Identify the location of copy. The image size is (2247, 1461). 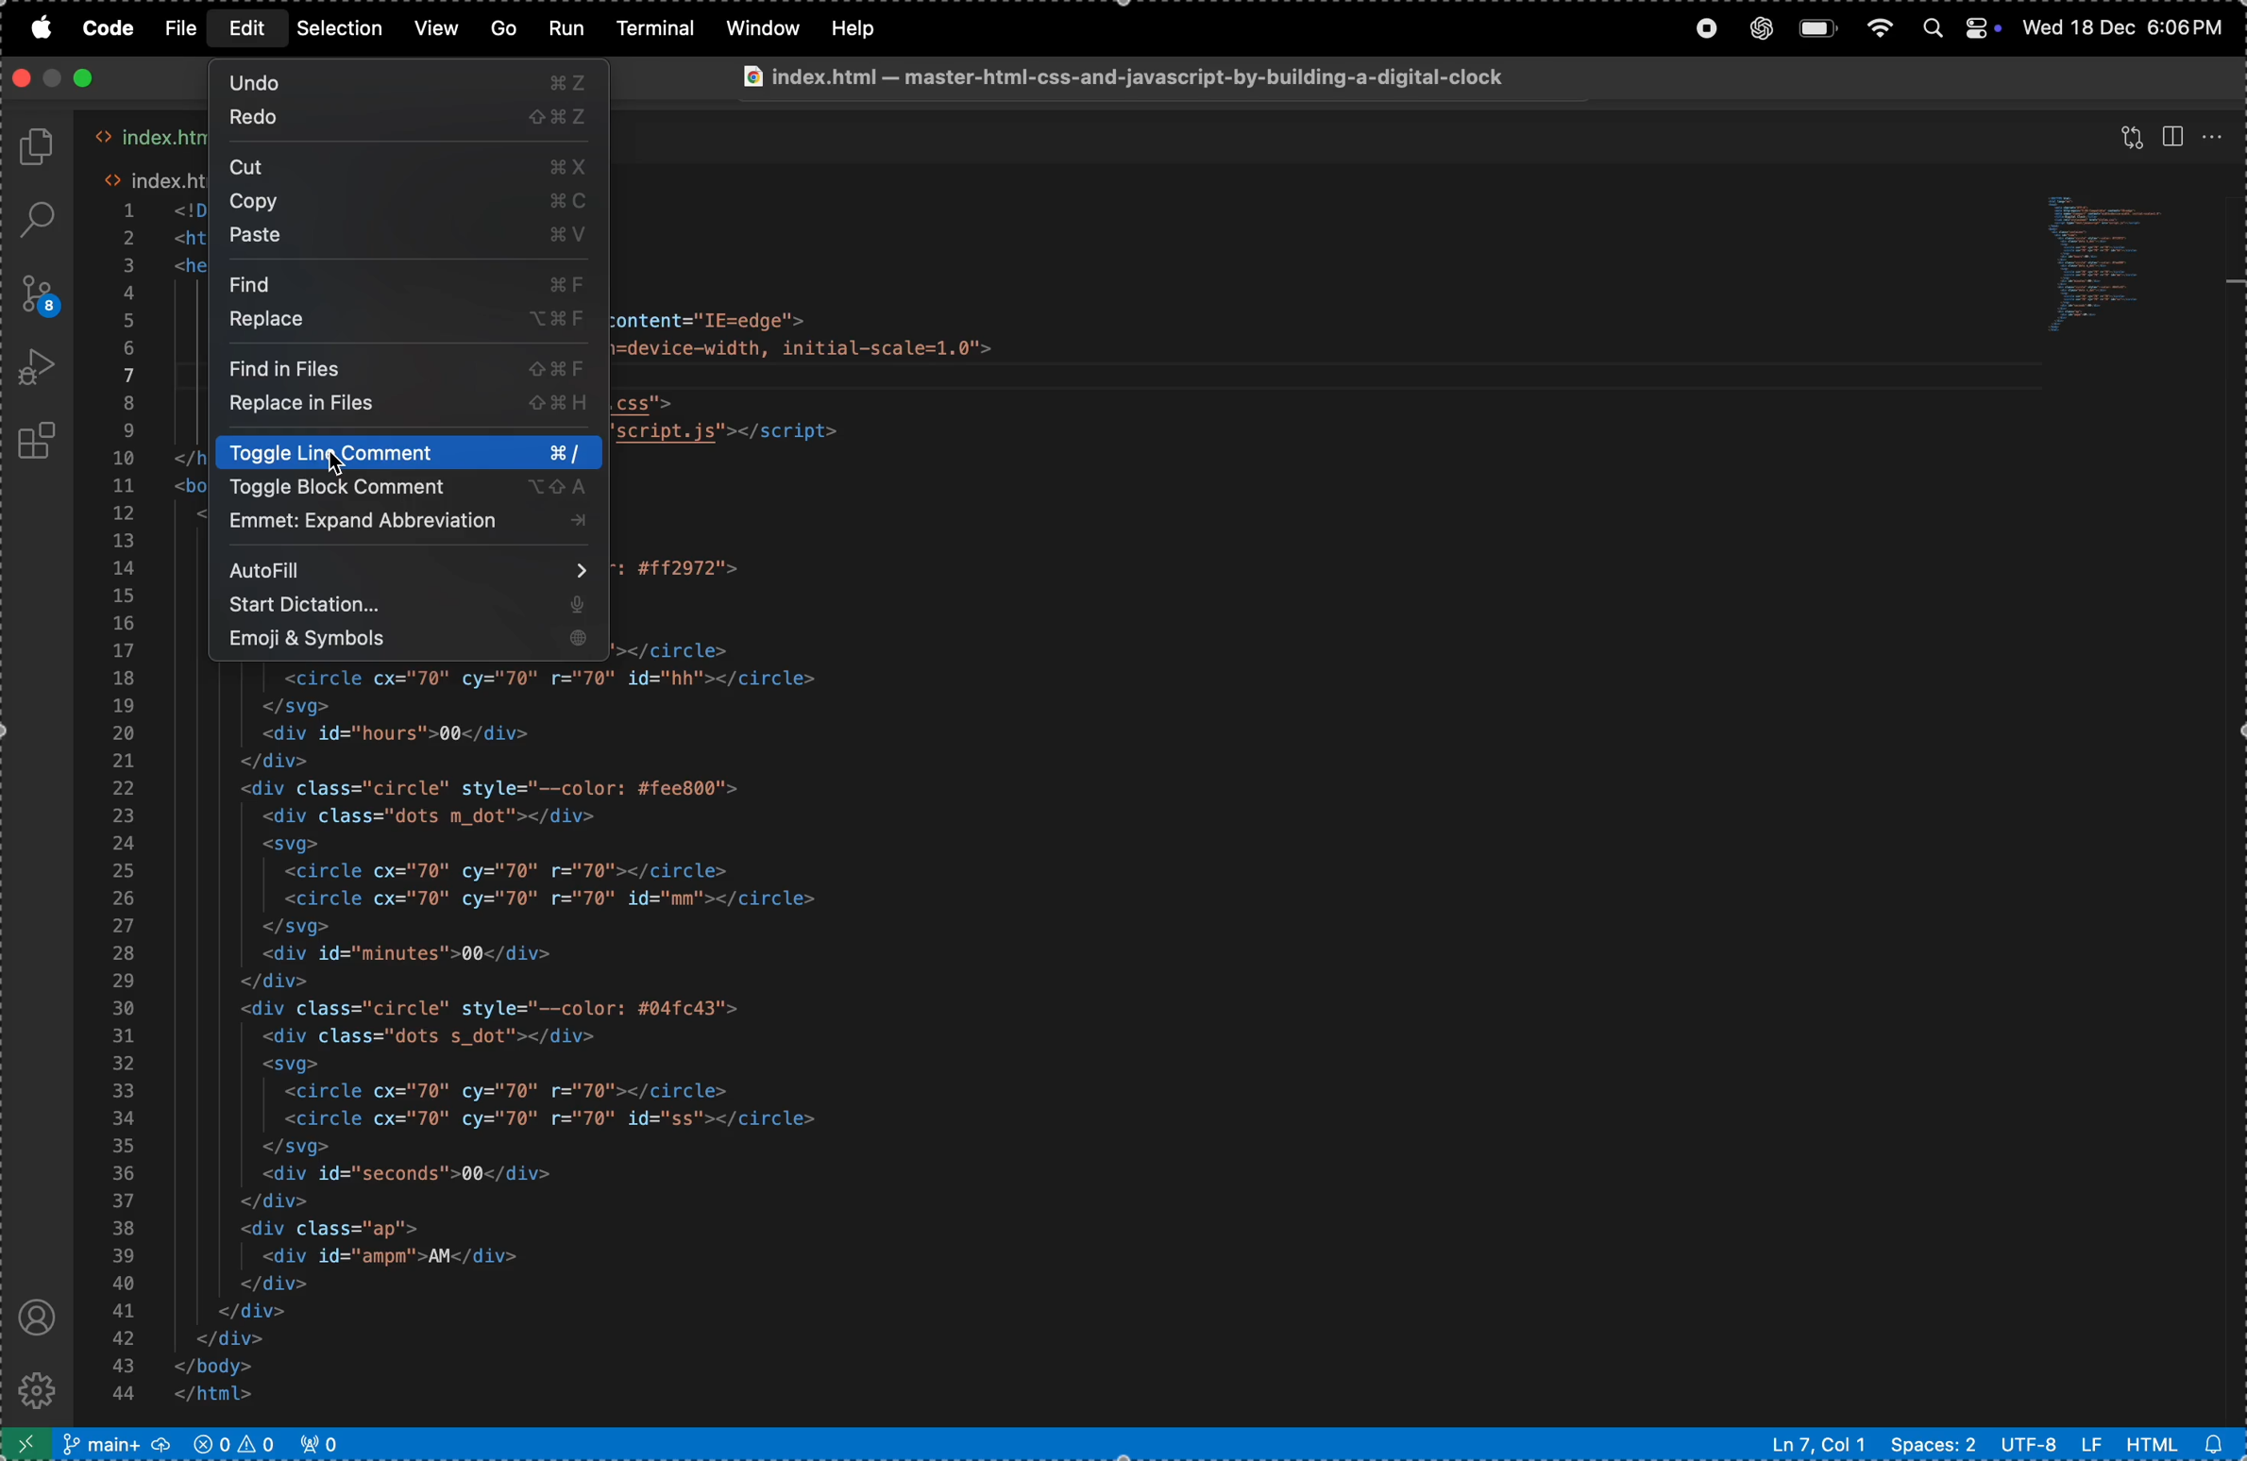
(403, 203).